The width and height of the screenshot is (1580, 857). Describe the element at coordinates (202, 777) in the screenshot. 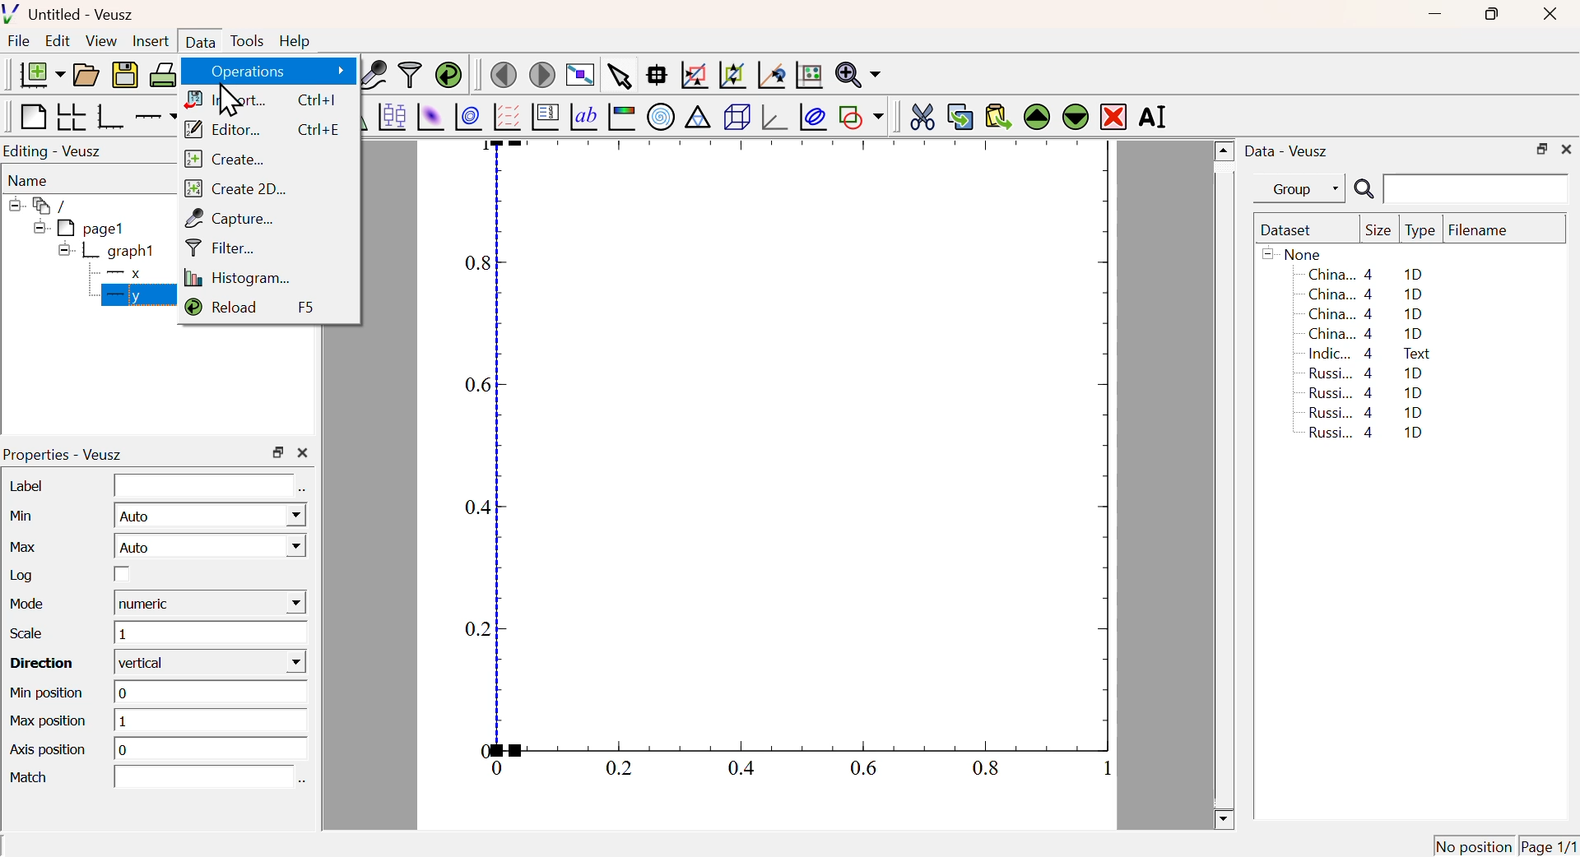

I see `Input` at that location.